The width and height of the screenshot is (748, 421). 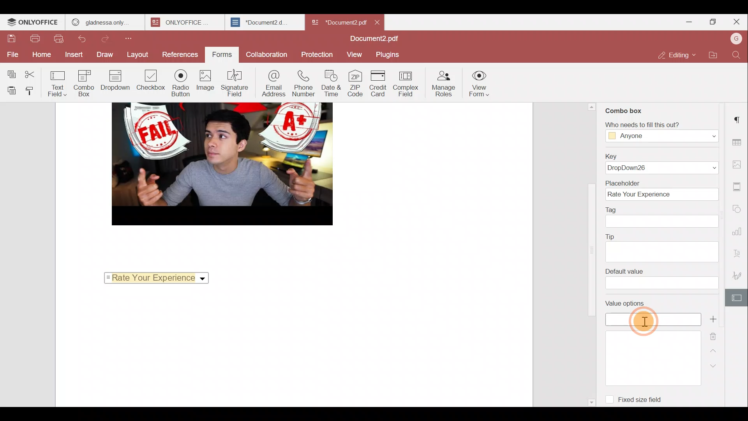 I want to click on Tag, so click(x=663, y=217).